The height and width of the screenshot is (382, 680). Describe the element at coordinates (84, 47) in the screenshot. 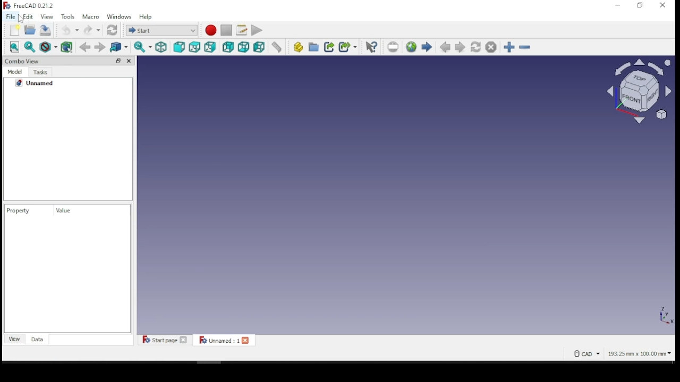

I see `back` at that location.